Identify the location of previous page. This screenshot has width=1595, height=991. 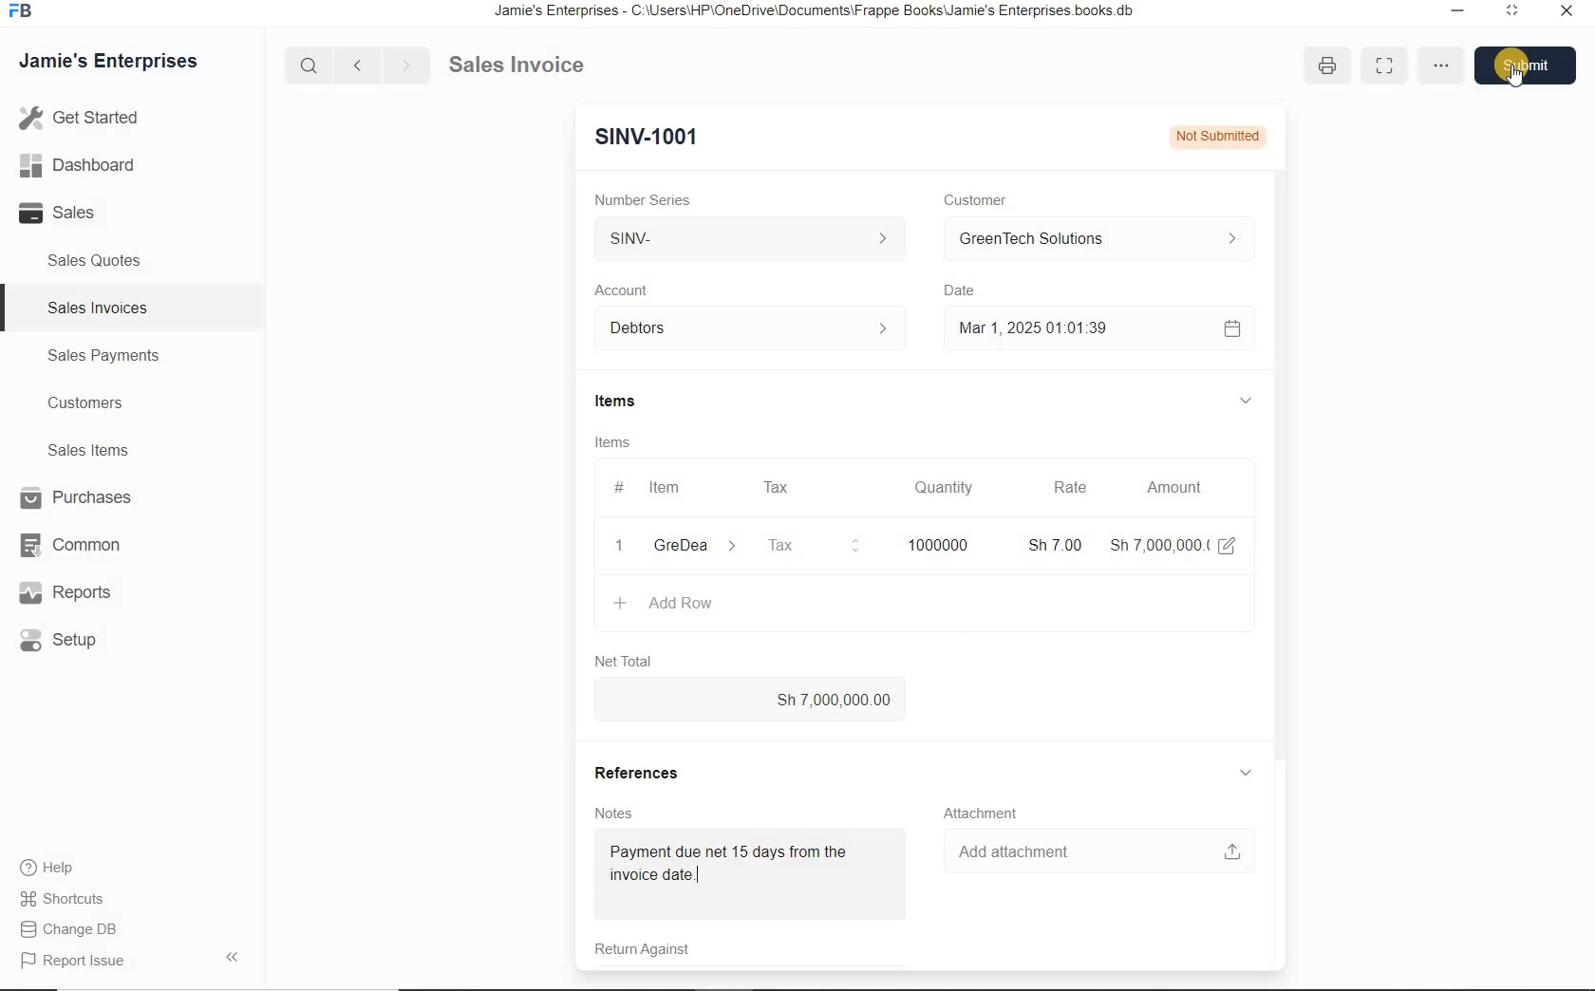
(356, 65).